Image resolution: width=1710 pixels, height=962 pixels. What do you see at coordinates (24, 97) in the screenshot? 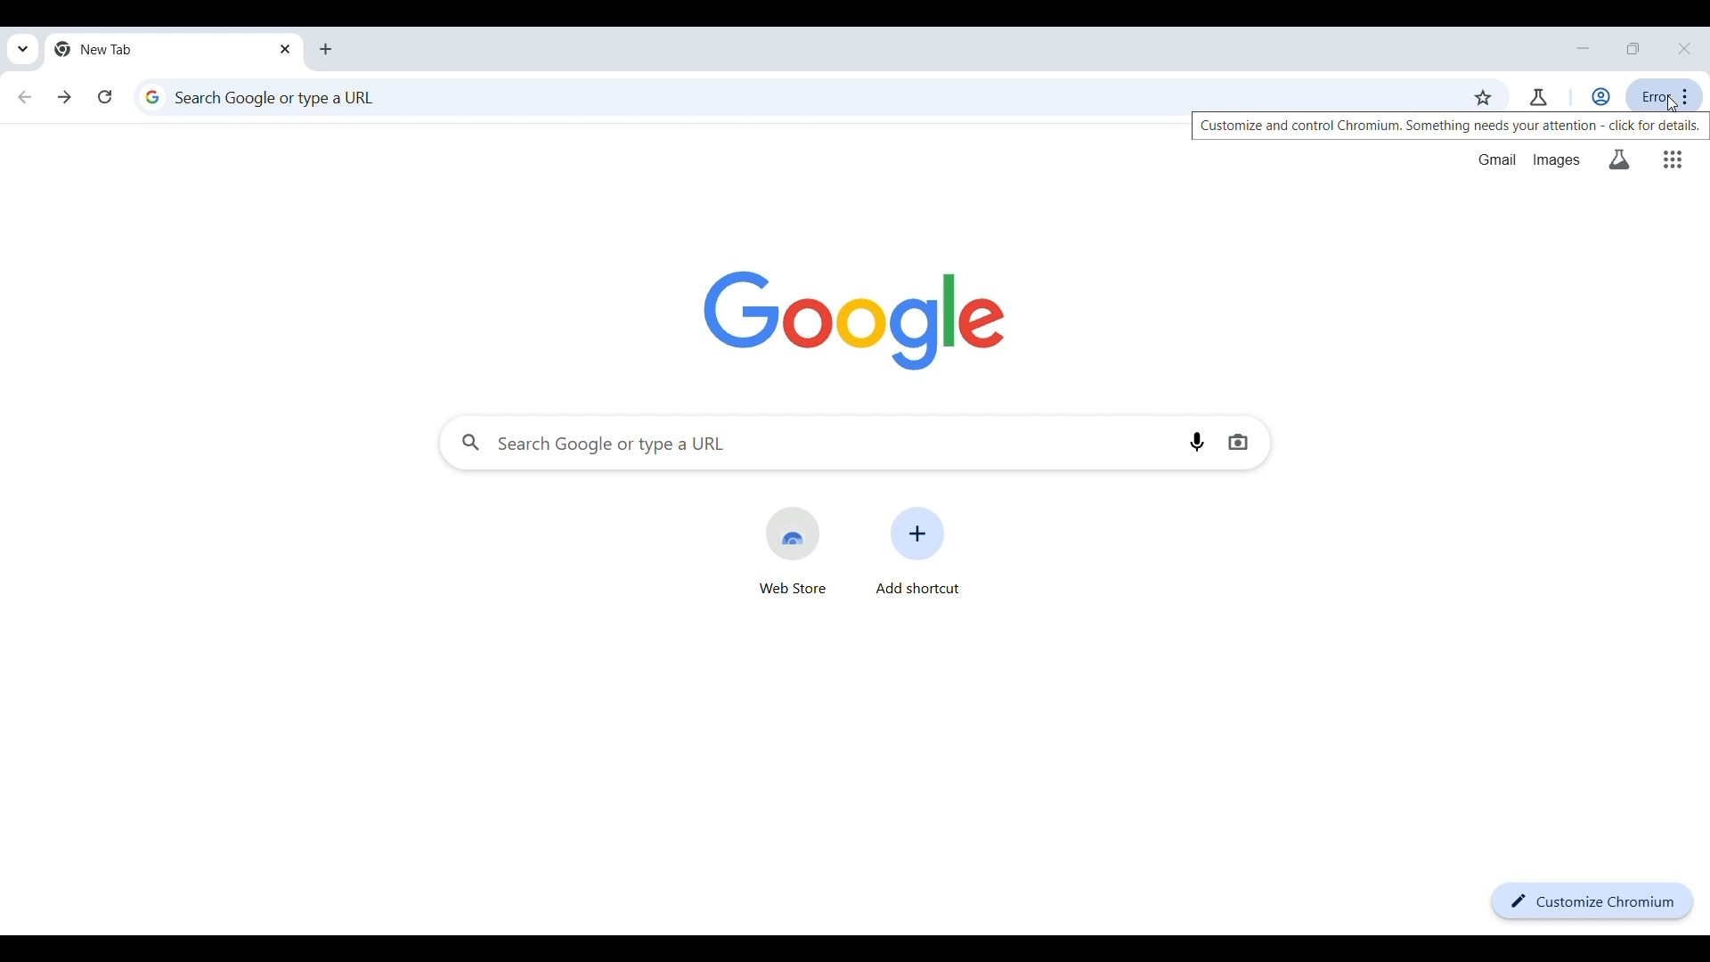
I see `Go backward` at bounding box center [24, 97].